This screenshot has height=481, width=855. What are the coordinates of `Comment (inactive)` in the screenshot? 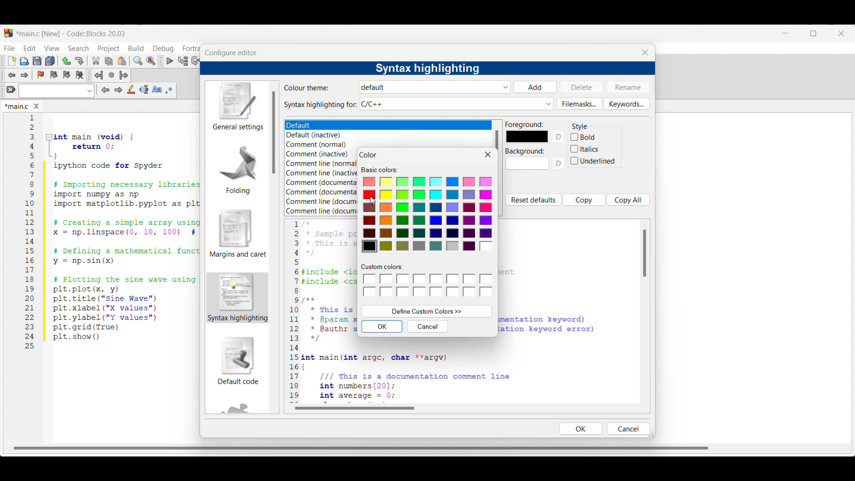 It's located at (318, 154).